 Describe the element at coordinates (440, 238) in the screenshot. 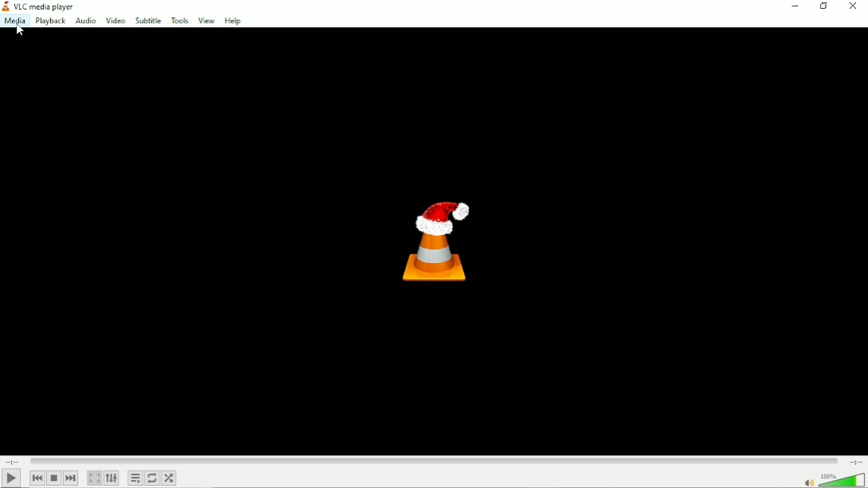

I see `Logo` at that location.